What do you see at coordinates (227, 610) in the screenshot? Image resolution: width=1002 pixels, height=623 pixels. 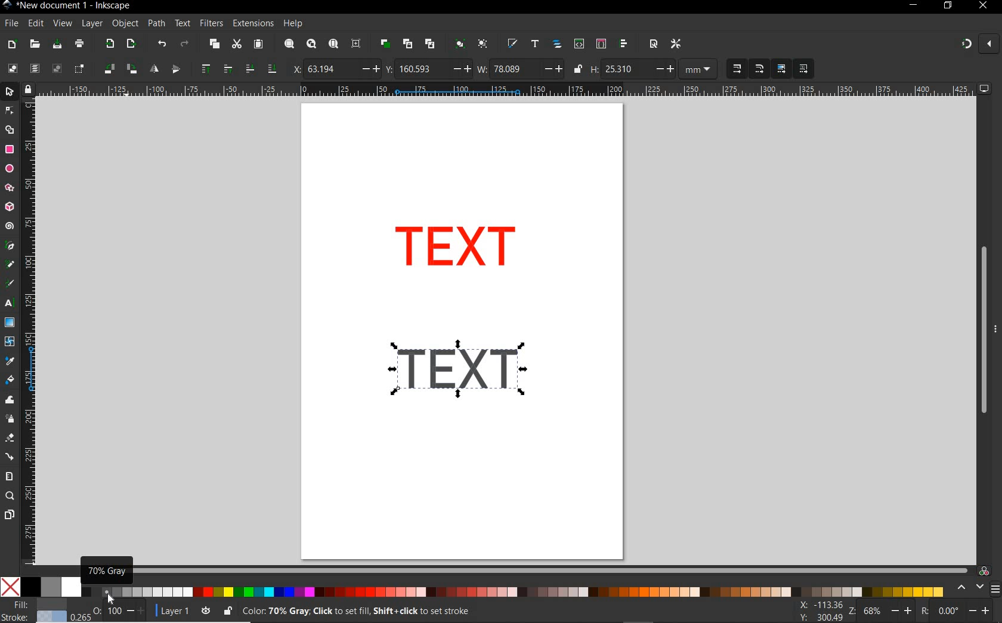 I see `lock/unlock current layer` at bounding box center [227, 610].